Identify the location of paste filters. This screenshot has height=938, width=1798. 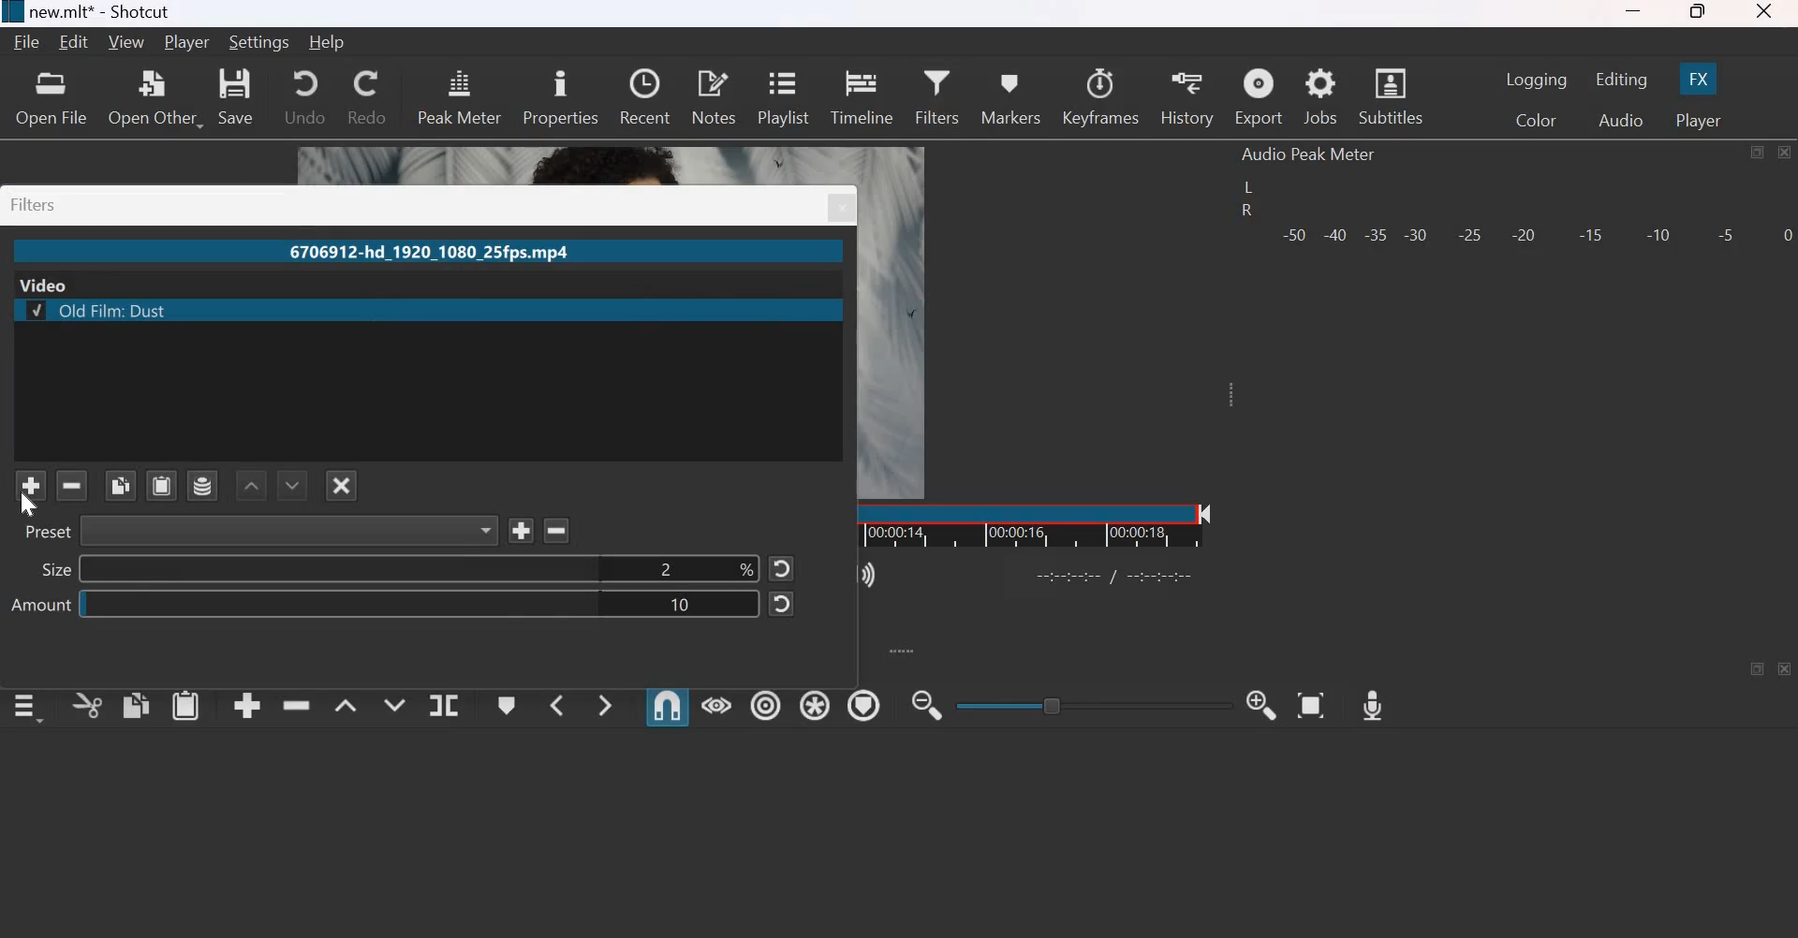
(162, 485).